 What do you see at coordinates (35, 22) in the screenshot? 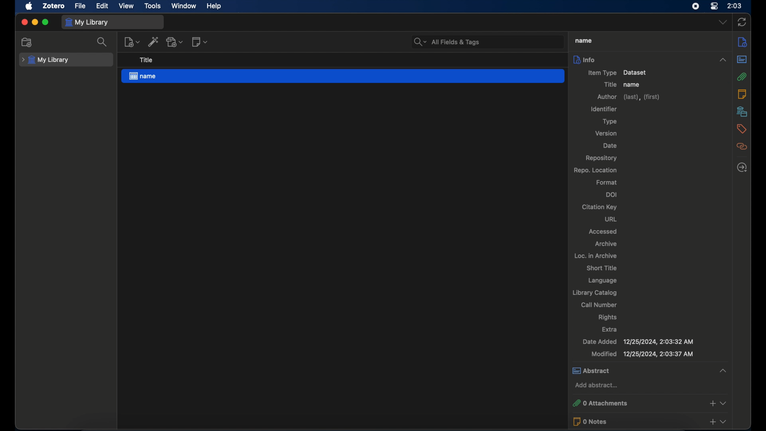
I see `minimize` at bounding box center [35, 22].